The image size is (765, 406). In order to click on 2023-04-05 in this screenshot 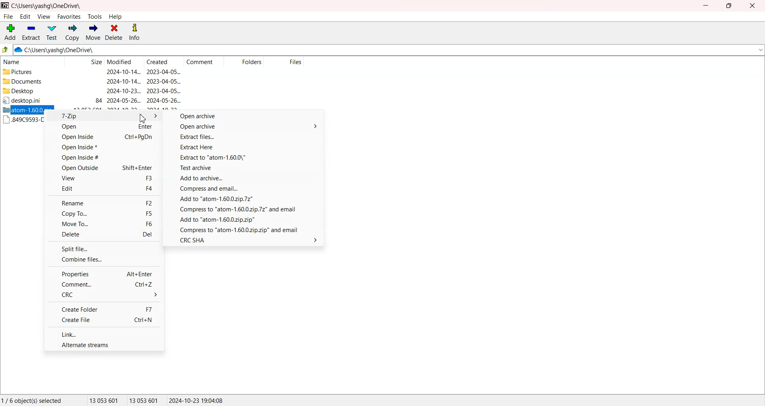, I will do `click(164, 81)`.